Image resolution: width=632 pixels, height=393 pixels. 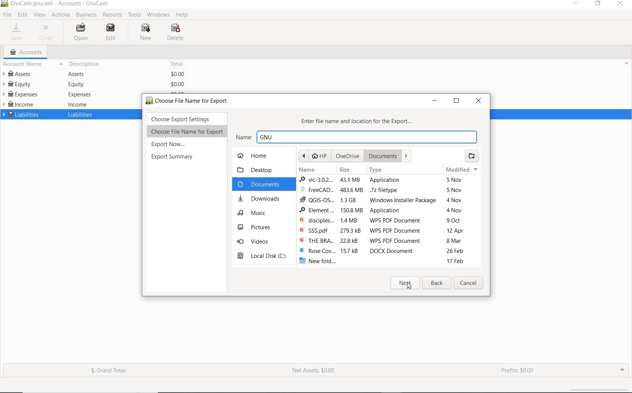 I want to click on EDIT, so click(x=23, y=15).